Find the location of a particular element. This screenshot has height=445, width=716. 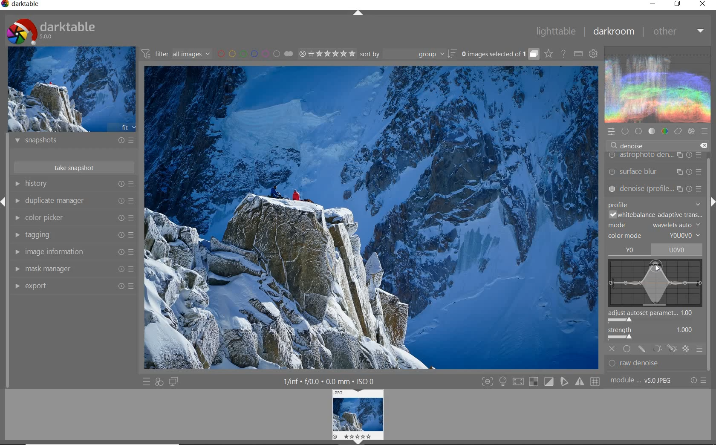

scrollbar is located at coordinates (709, 230).